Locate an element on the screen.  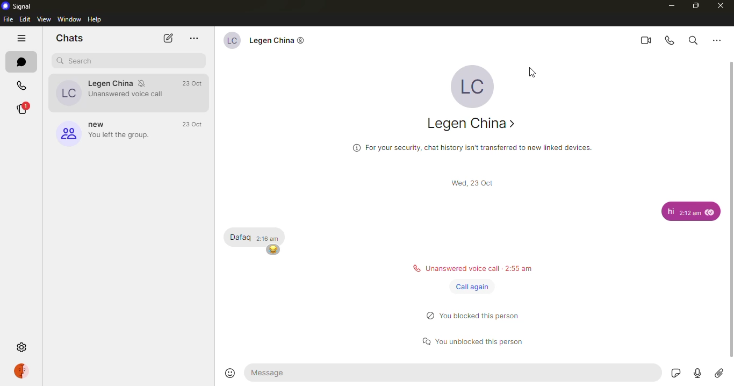
time is located at coordinates (689, 213).